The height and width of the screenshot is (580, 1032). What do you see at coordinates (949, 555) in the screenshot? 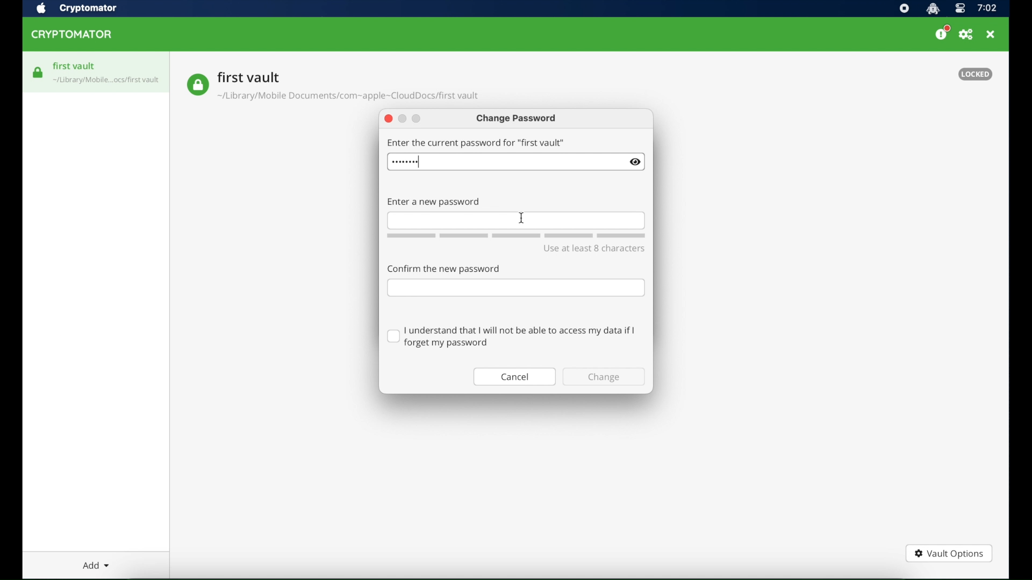
I see `vault options` at bounding box center [949, 555].